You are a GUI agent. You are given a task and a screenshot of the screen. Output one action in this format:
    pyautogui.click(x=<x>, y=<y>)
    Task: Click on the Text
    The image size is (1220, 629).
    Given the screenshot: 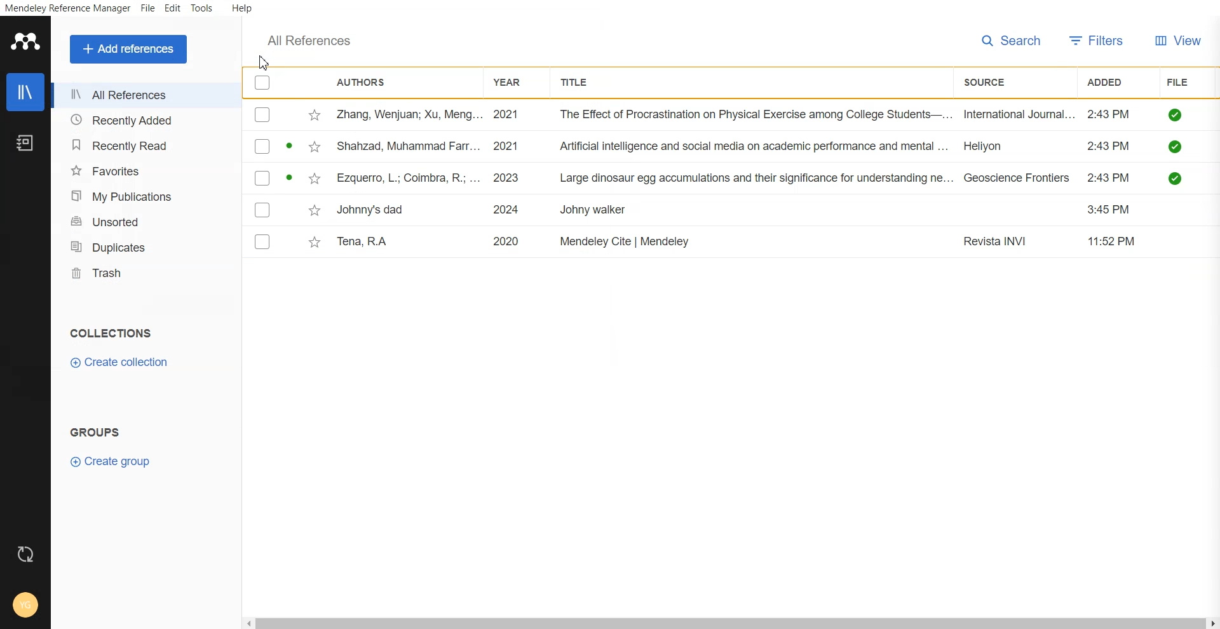 What is the action you would take?
    pyautogui.click(x=312, y=40)
    